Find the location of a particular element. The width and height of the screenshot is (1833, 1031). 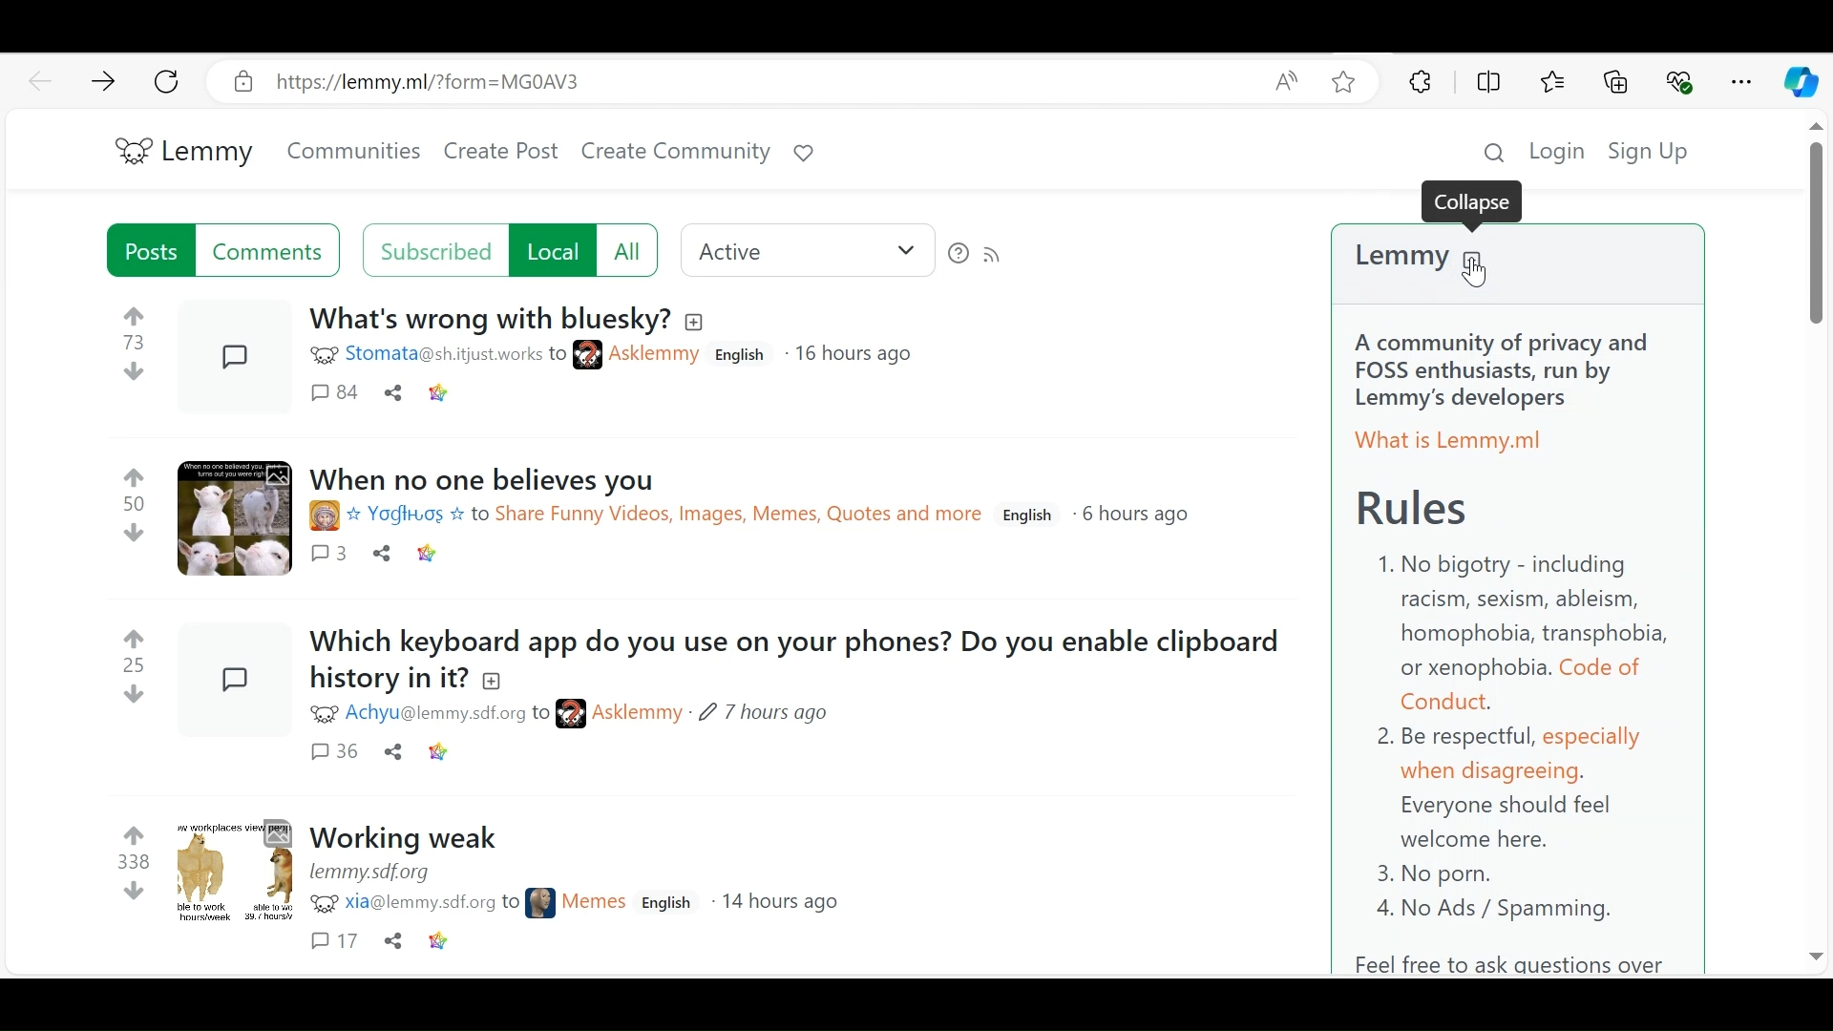

downvotes is located at coordinates (137, 531).